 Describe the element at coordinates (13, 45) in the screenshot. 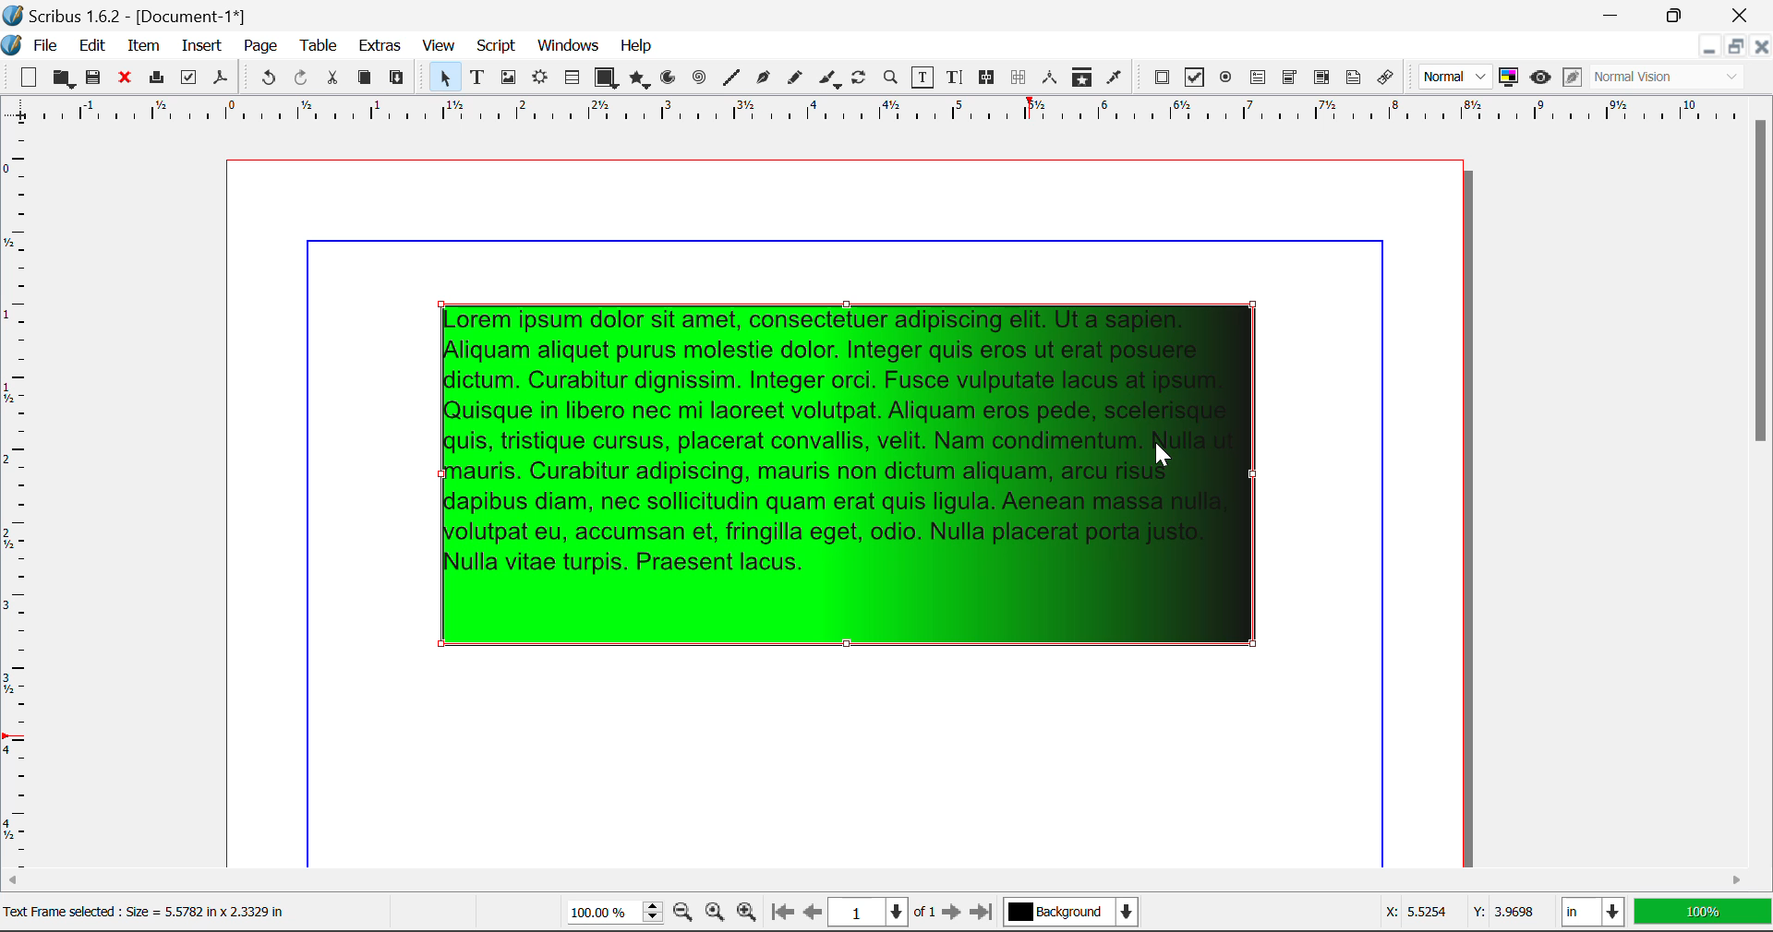

I see `scriber logo` at that location.